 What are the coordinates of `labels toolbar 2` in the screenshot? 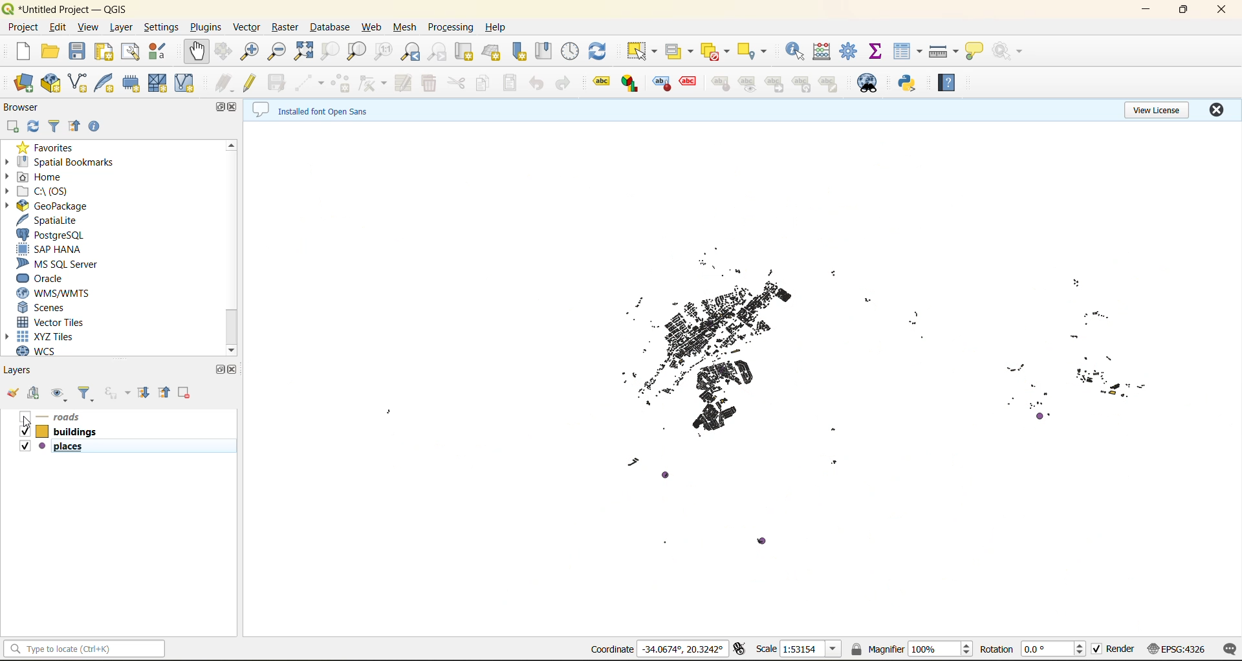 It's located at (631, 85).